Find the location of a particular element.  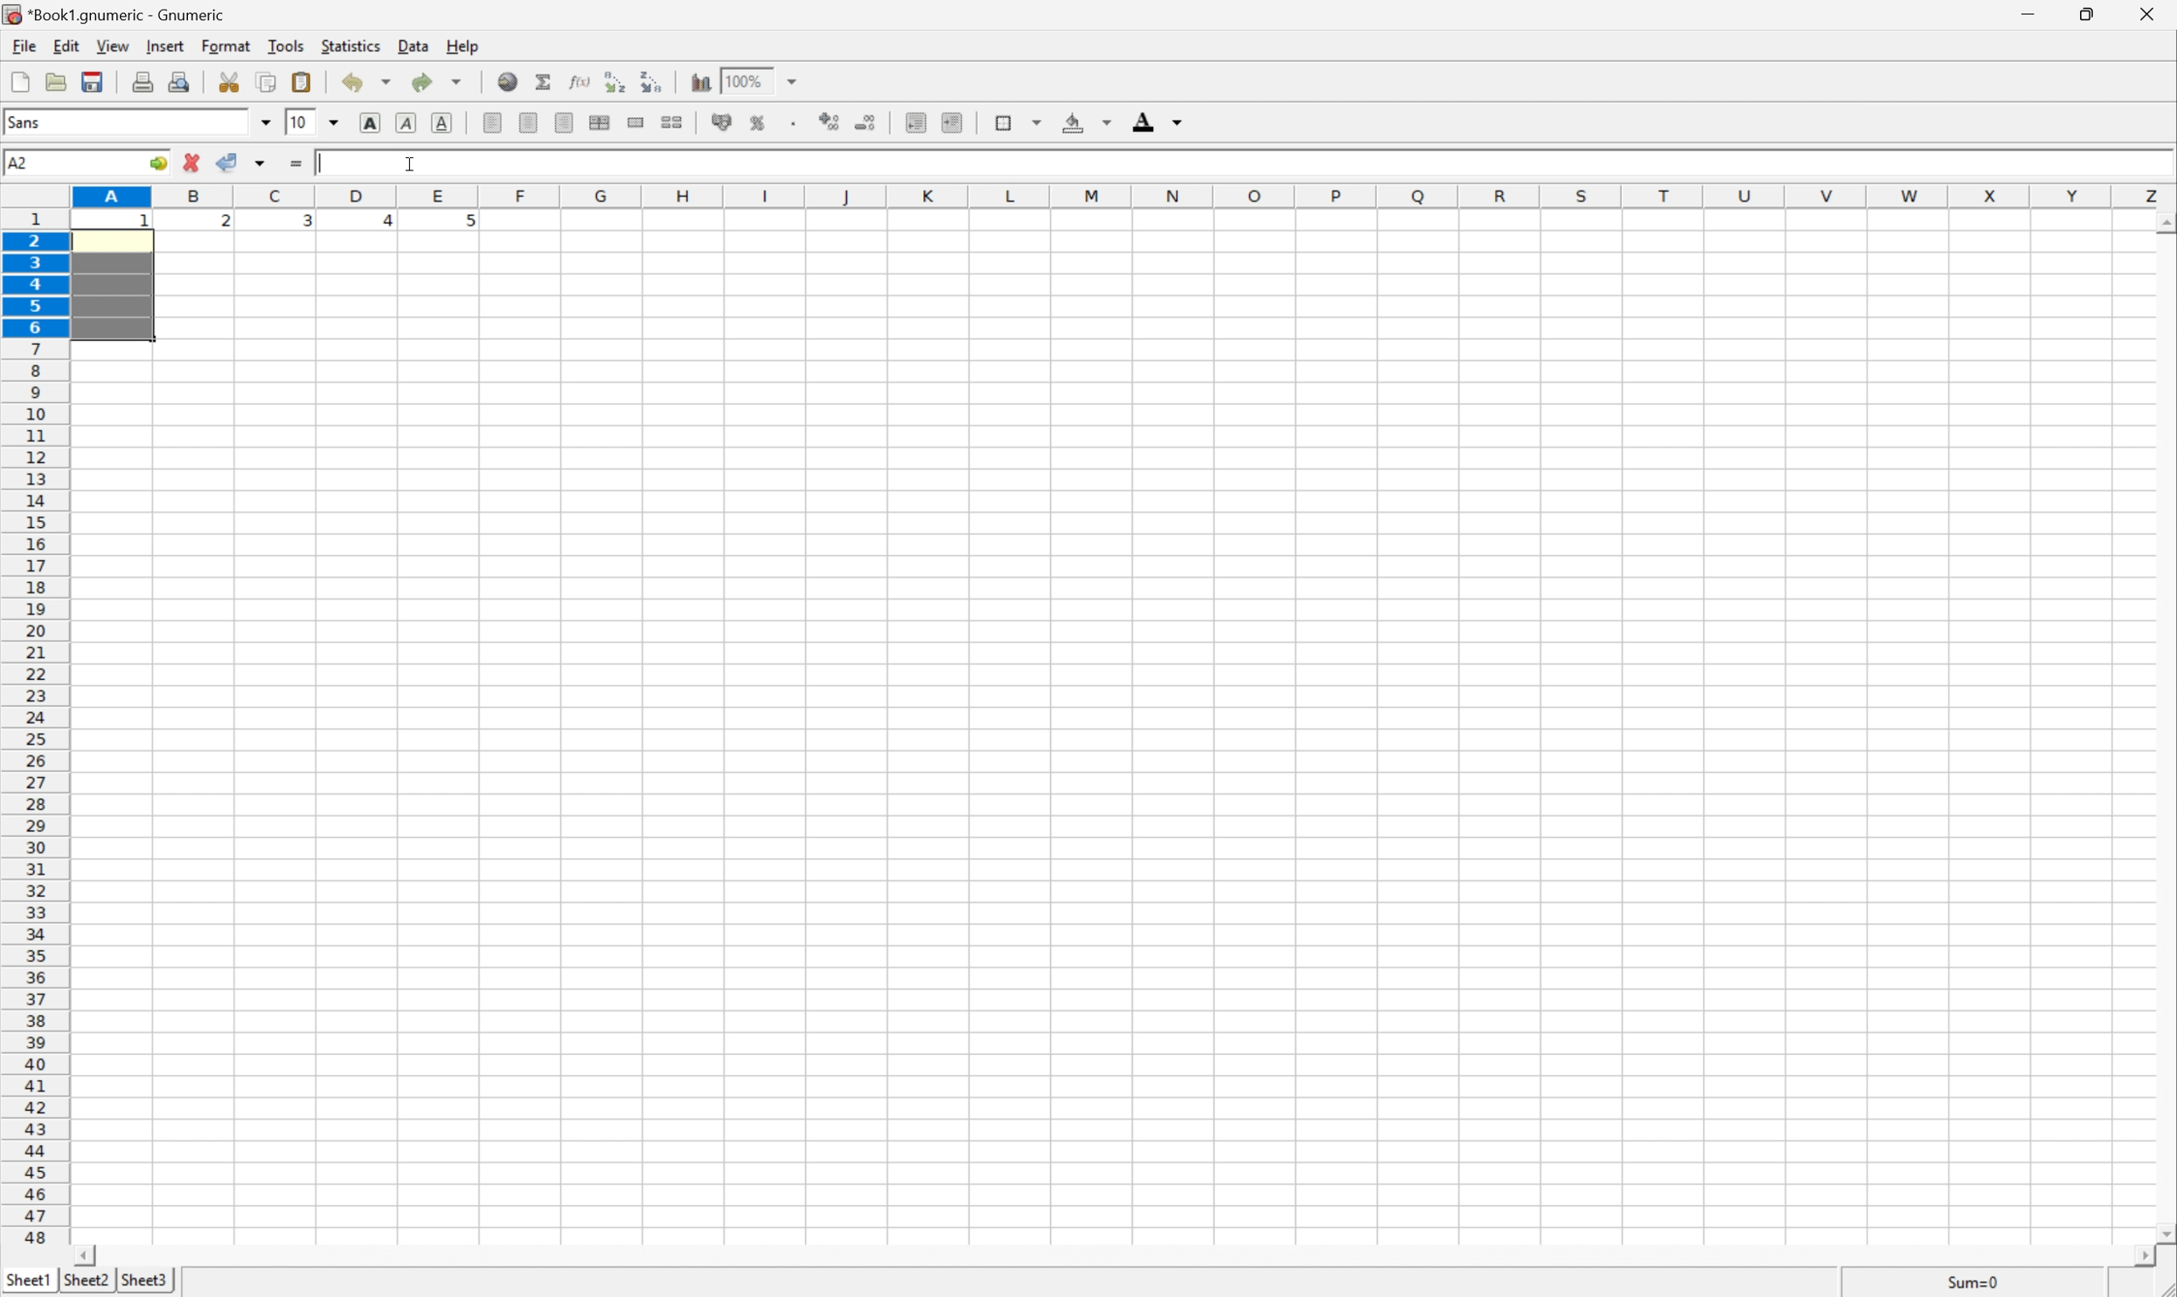

scroll up is located at coordinates (2163, 225).